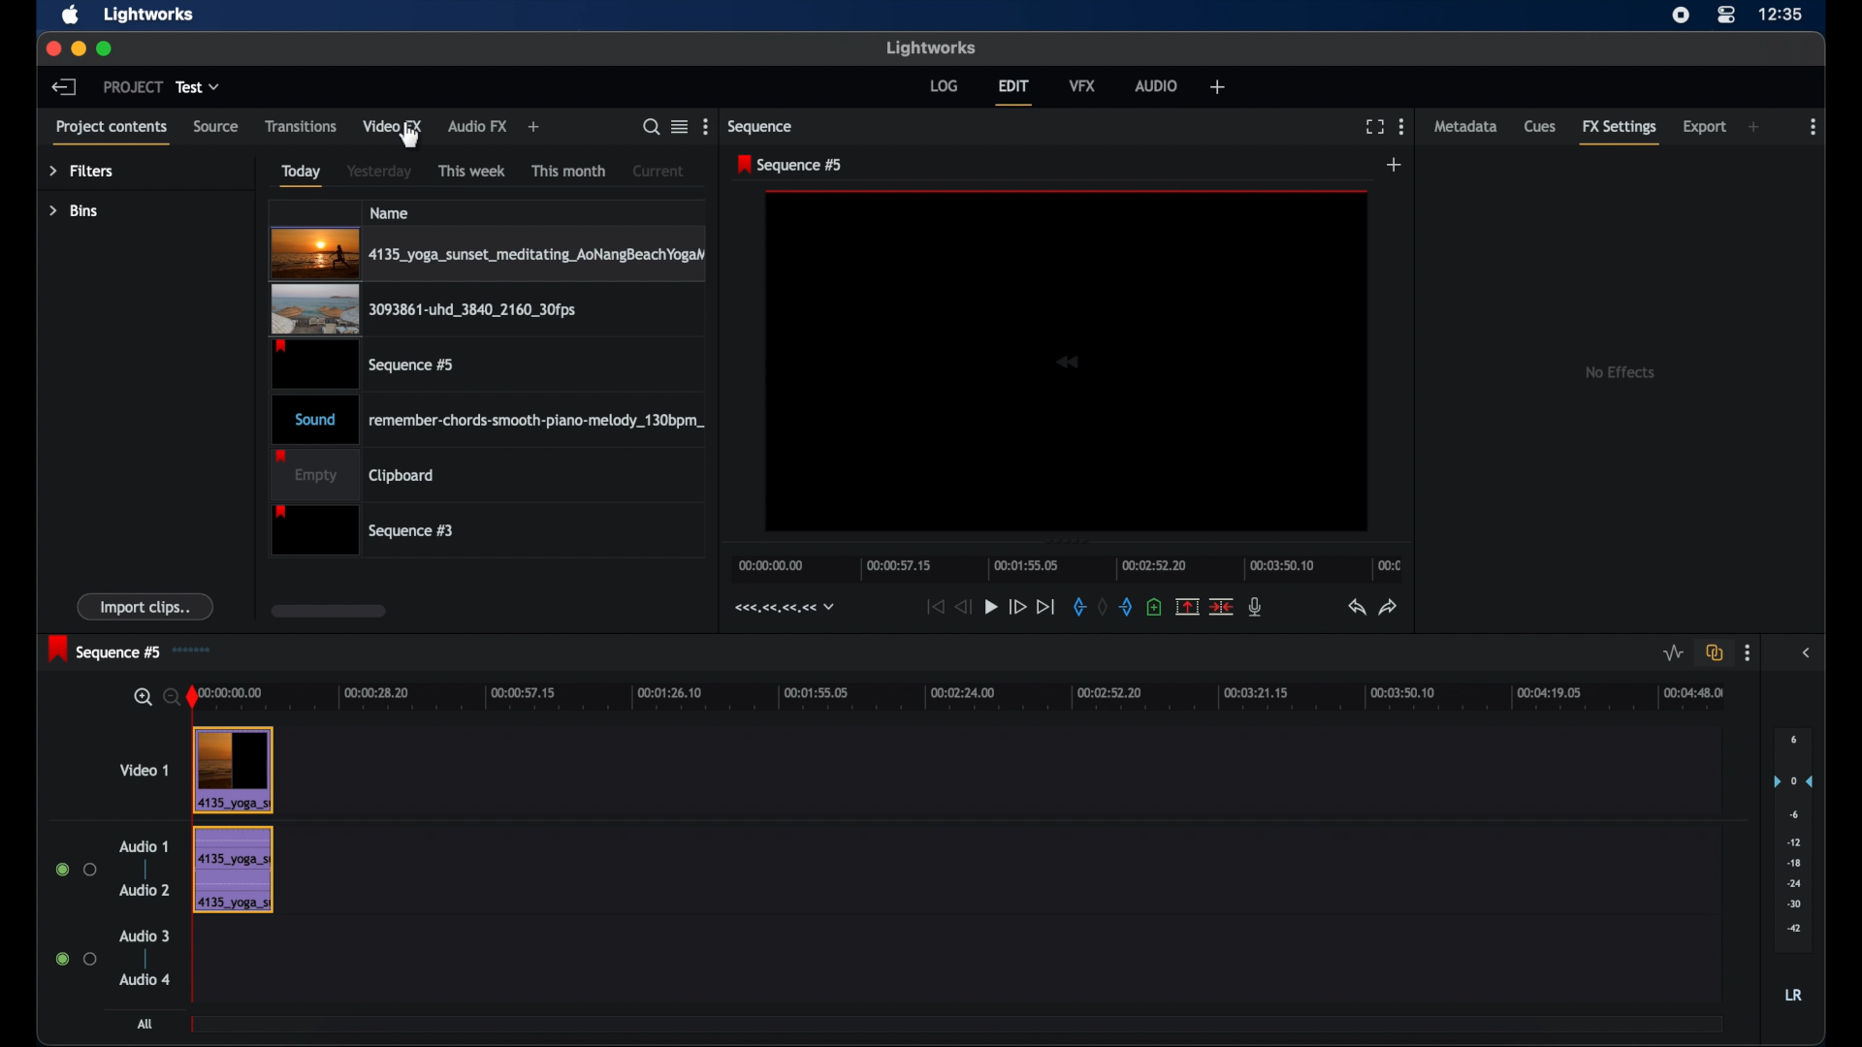 The height and width of the screenshot is (1047, 1862). I want to click on transitions, so click(302, 126).